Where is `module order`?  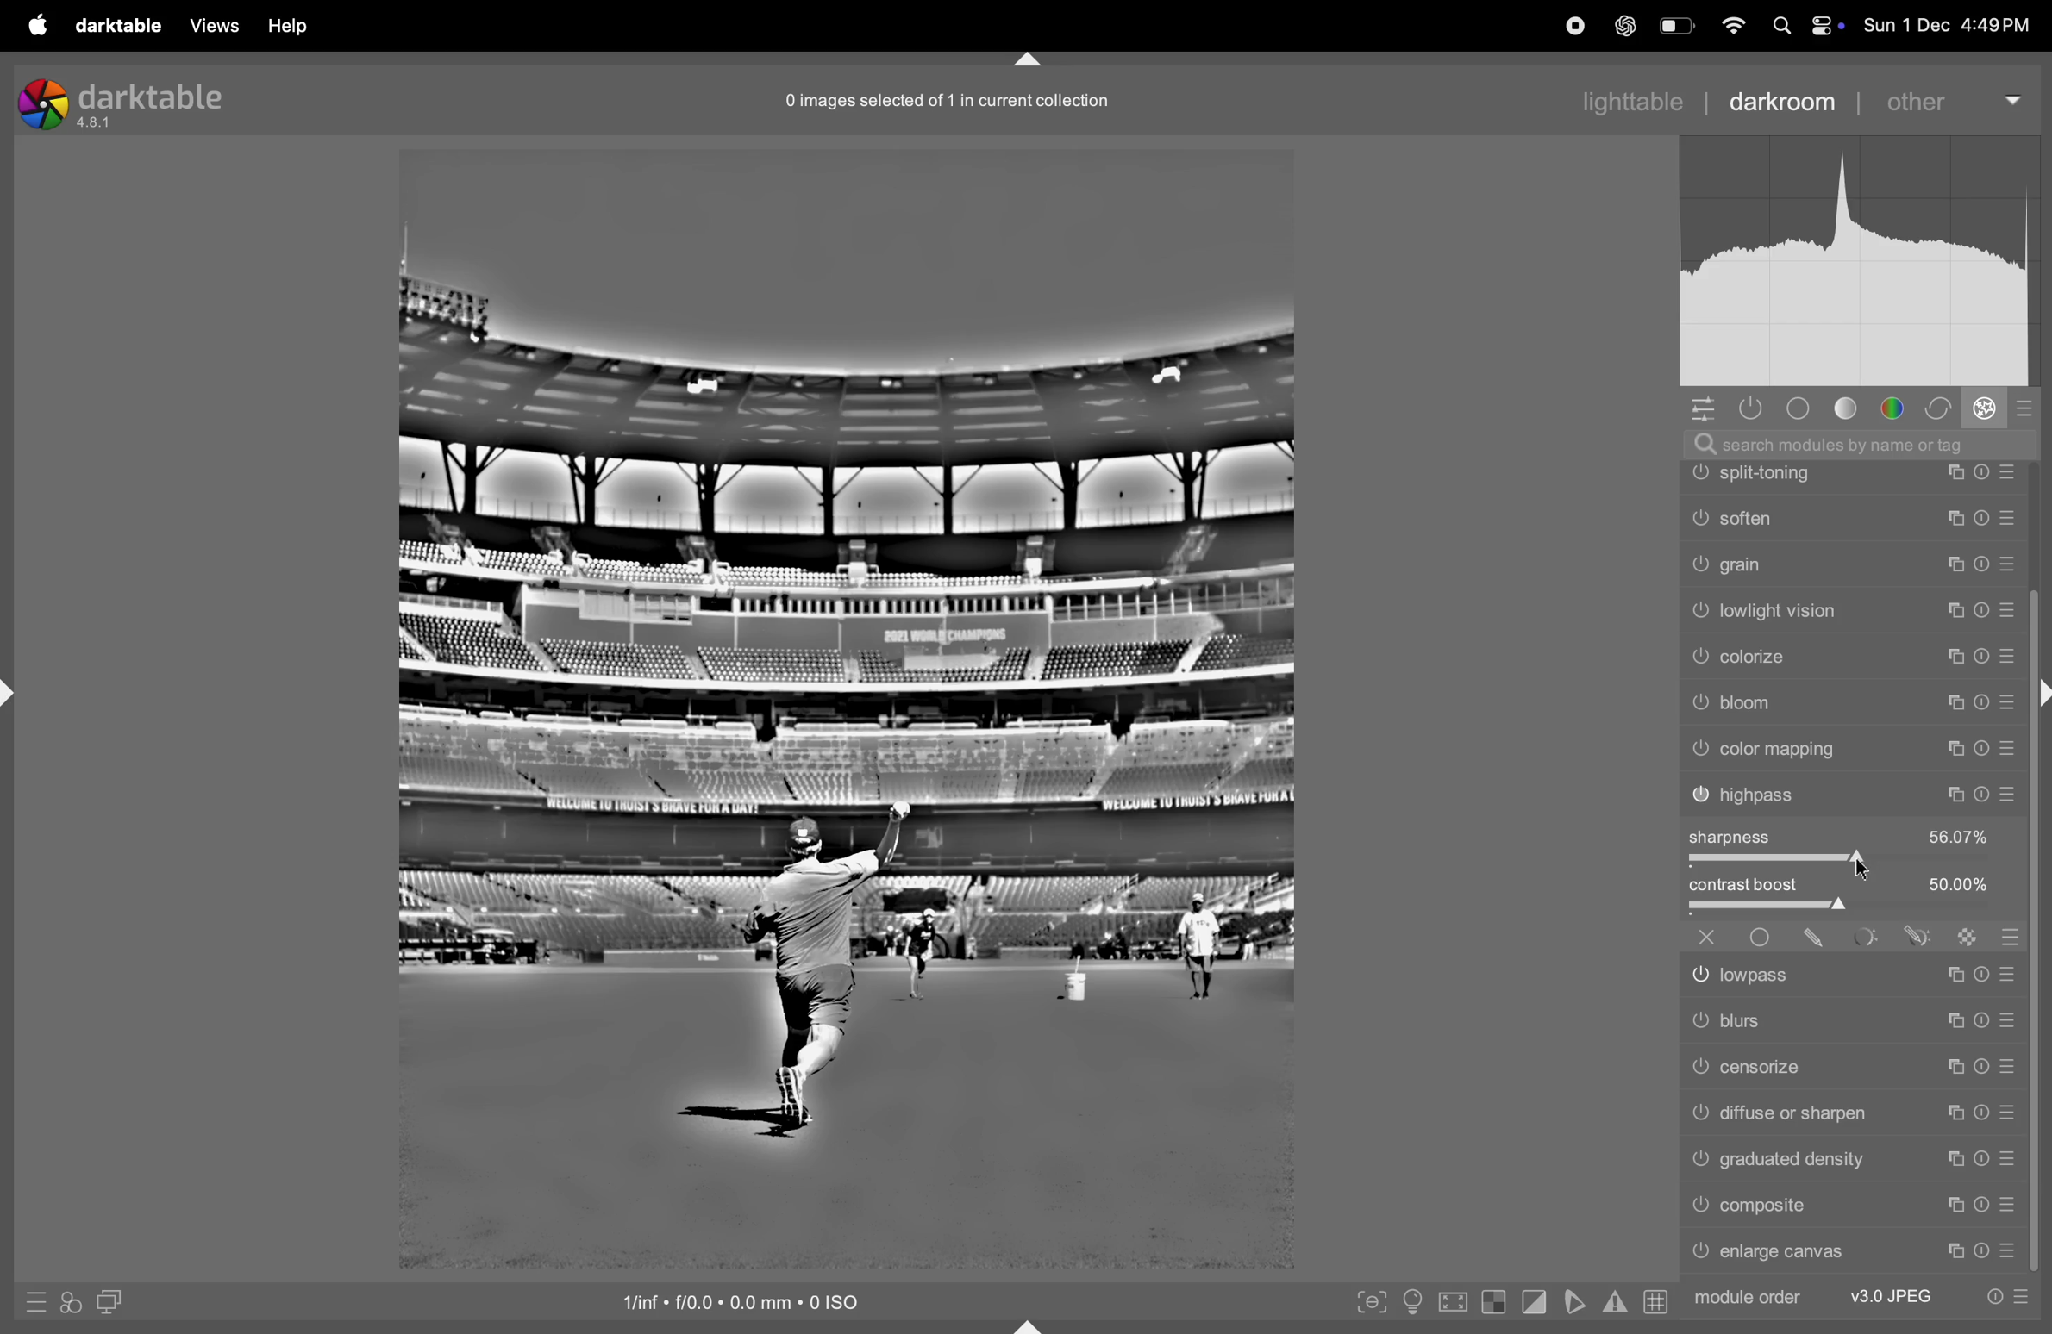
module order is located at coordinates (1749, 1299).